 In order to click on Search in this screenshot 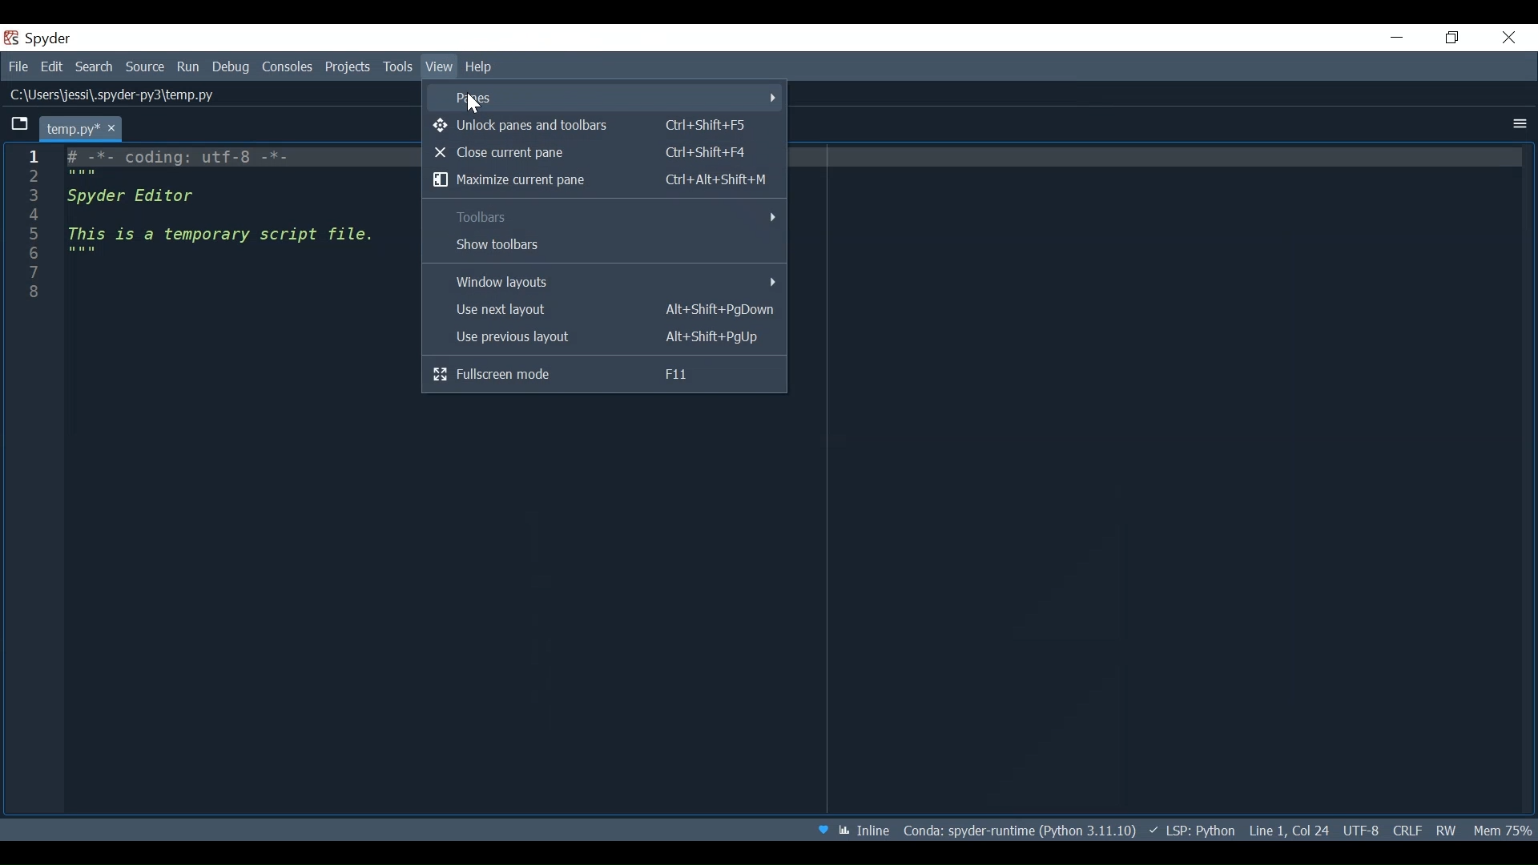, I will do `click(94, 65)`.